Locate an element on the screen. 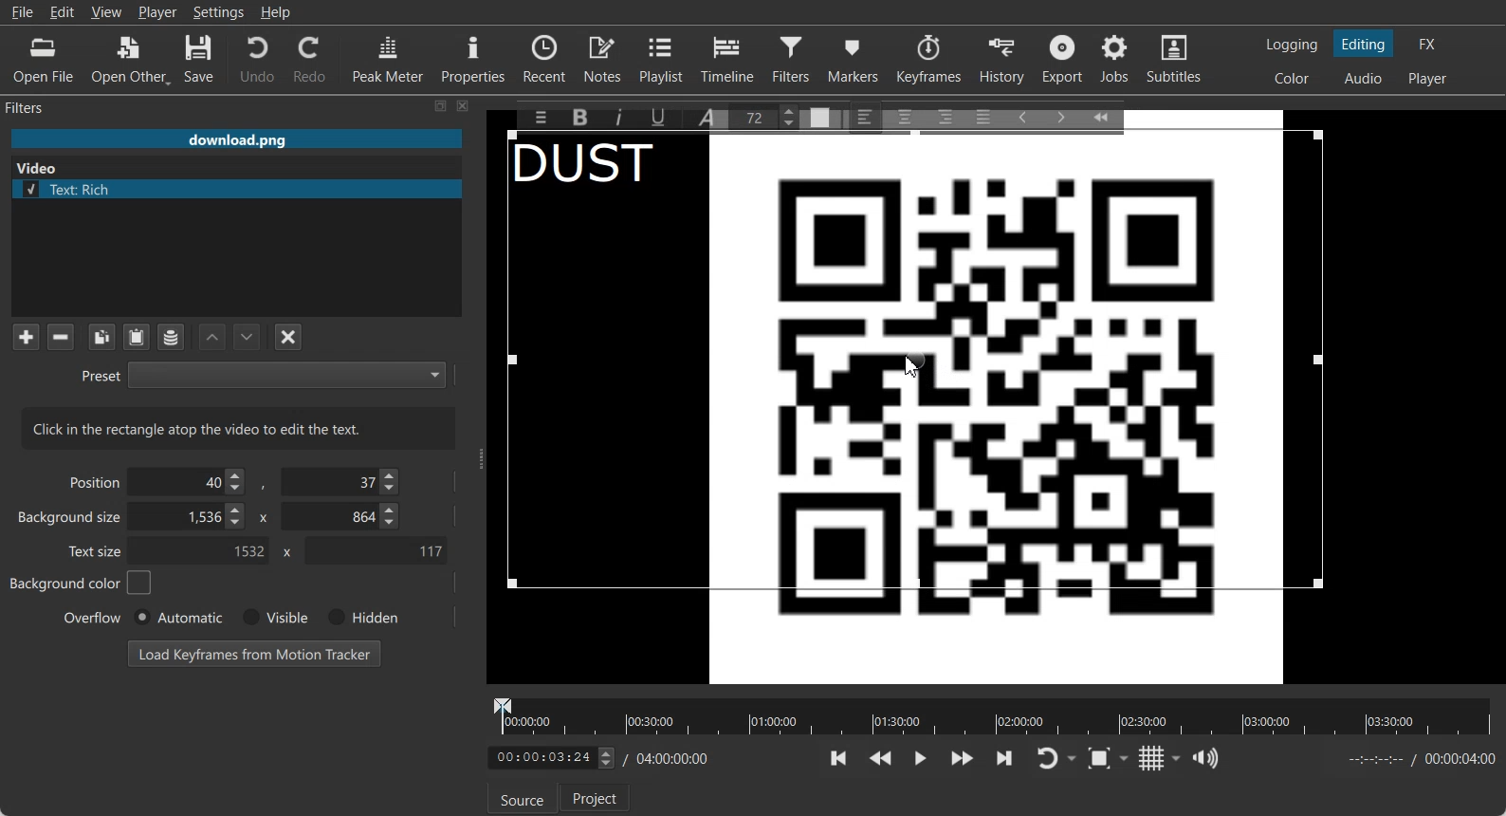 This screenshot has width=1506, height=816. Overflow is located at coordinates (93, 617).